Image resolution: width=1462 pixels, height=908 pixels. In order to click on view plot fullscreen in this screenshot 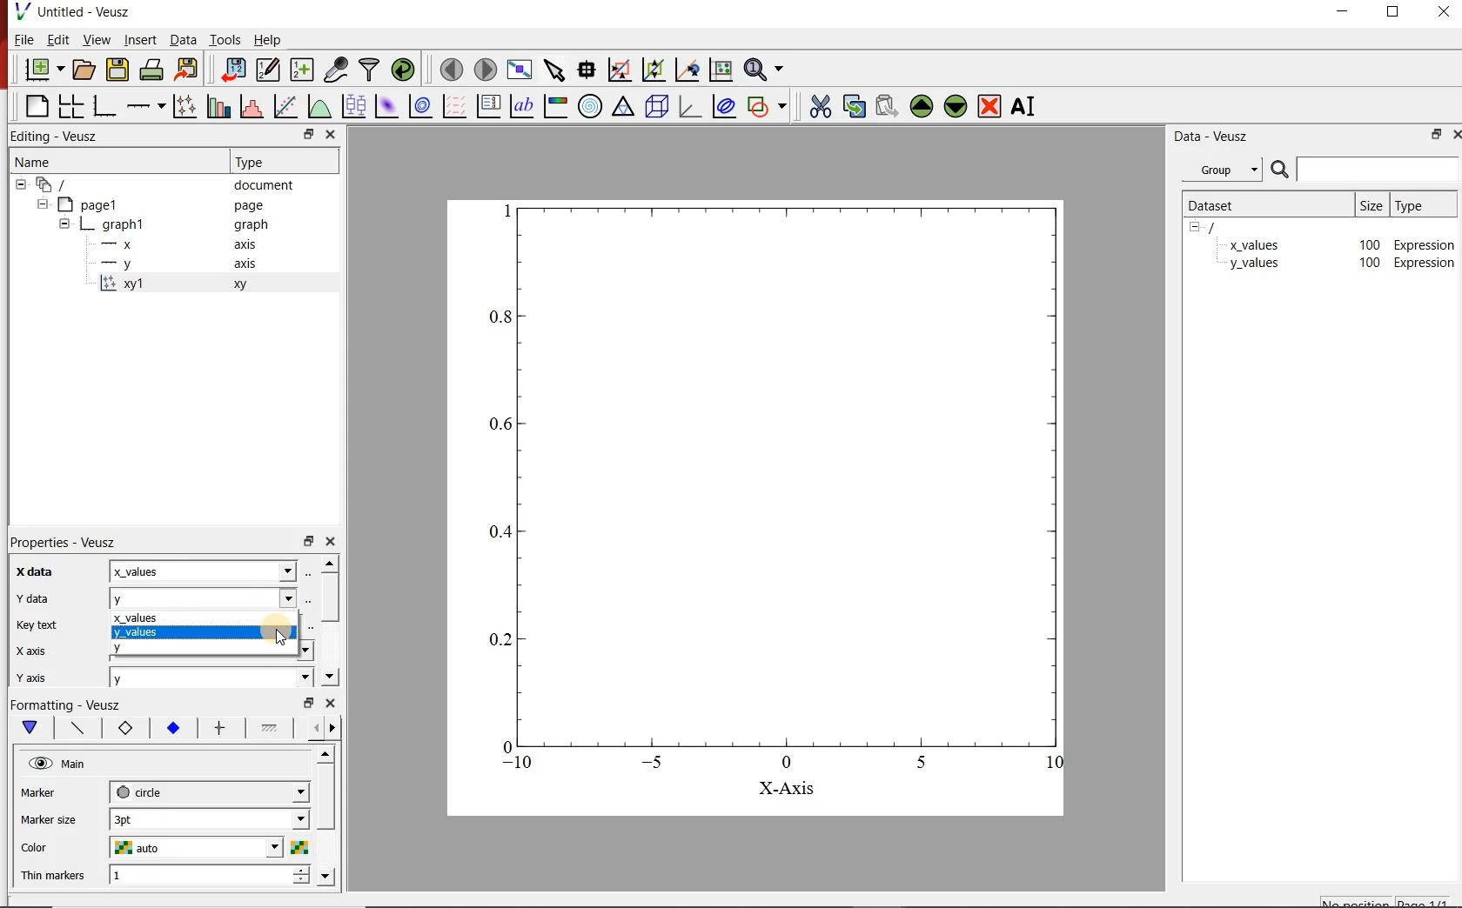, I will do `click(522, 70)`.